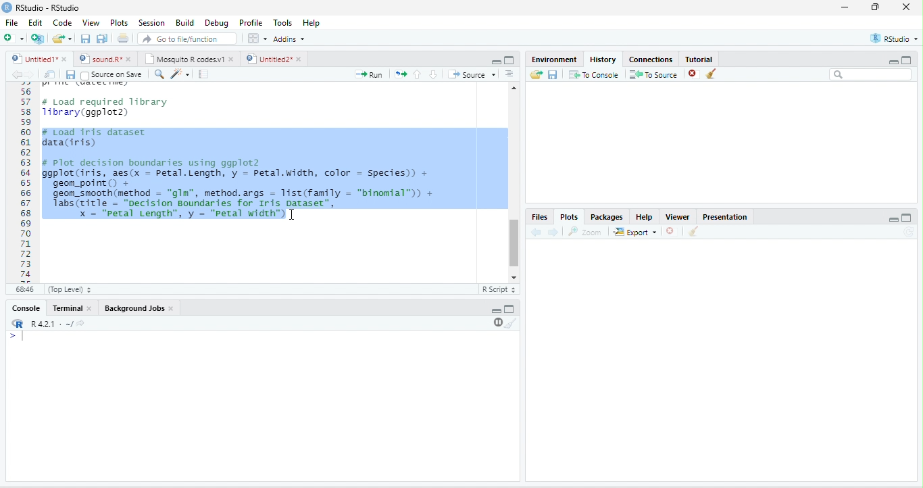 The image size is (923, 488). Describe the element at coordinates (301, 59) in the screenshot. I see `close` at that location.